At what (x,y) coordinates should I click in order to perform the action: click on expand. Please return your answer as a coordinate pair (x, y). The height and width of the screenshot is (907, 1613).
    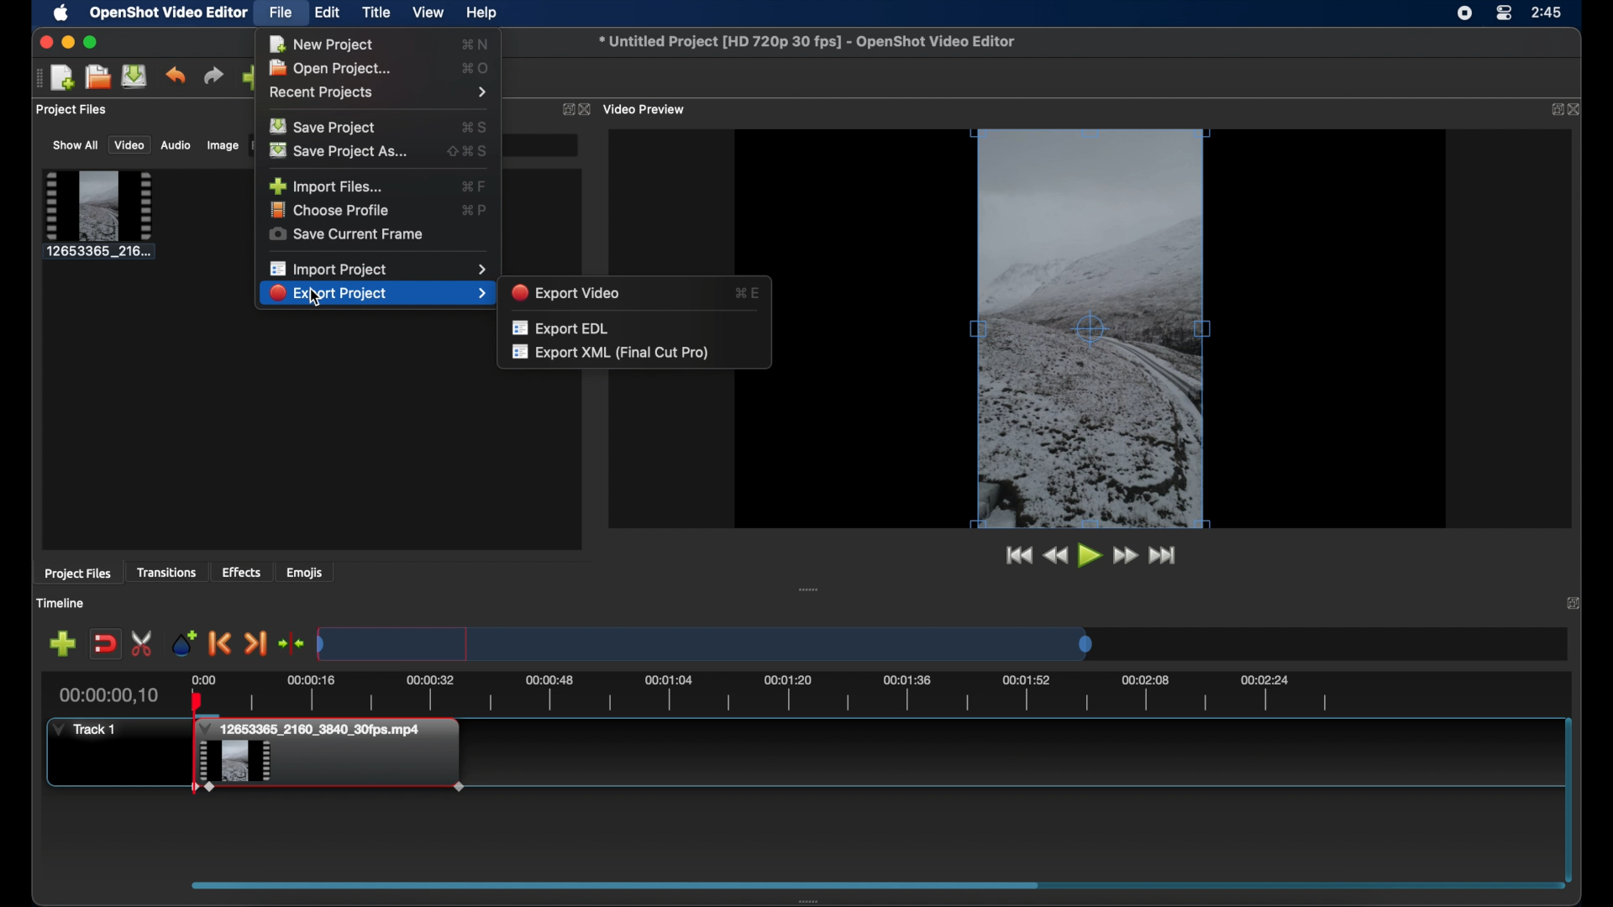
    Looking at the image, I should click on (1552, 110).